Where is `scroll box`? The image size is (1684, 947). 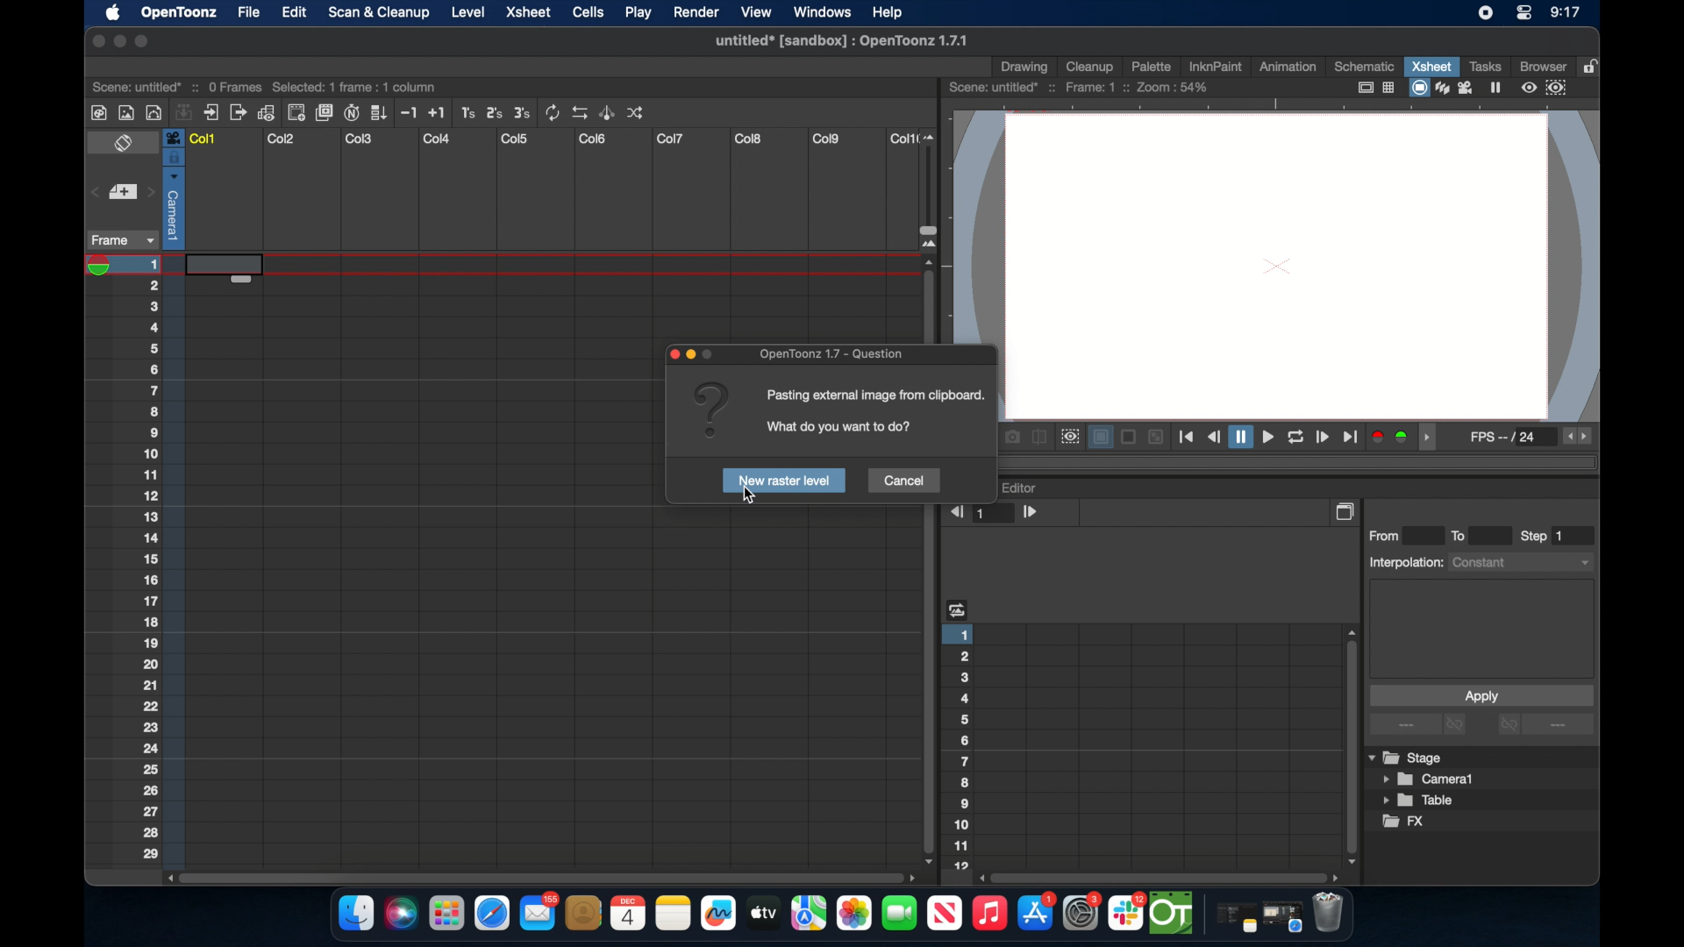
scroll box is located at coordinates (926, 689).